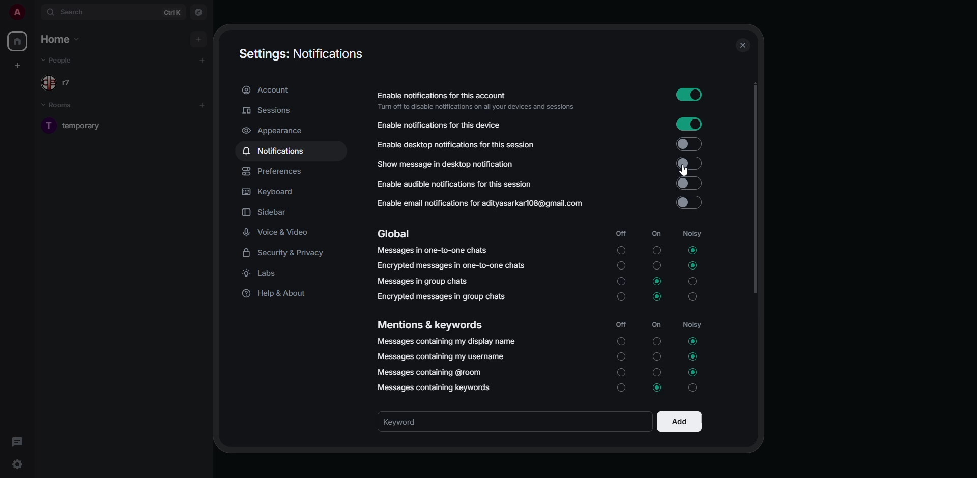 This screenshot has height=478, width=977. Describe the element at coordinates (621, 232) in the screenshot. I see `off` at that location.